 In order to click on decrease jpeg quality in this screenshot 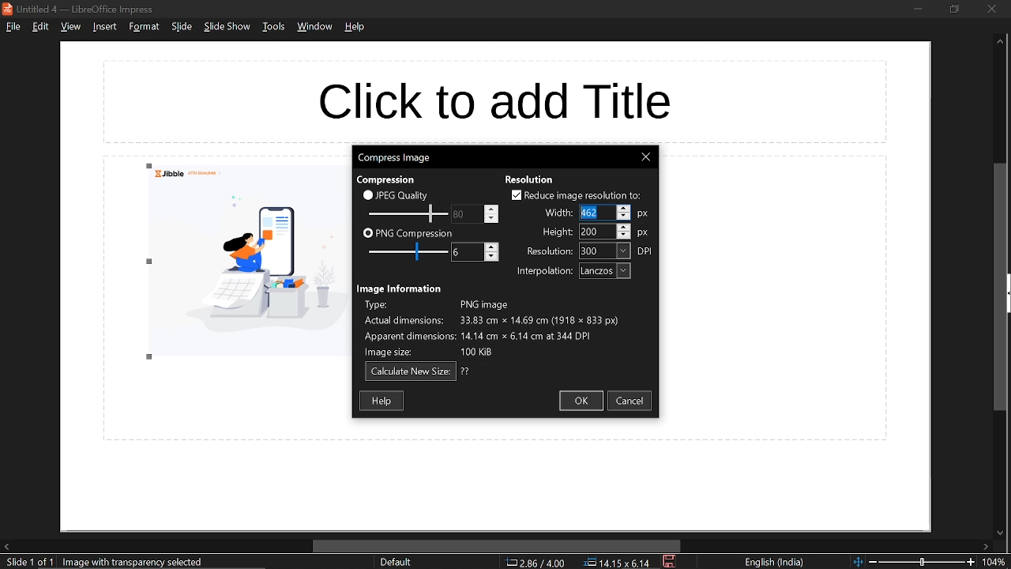, I will do `click(490, 218)`.